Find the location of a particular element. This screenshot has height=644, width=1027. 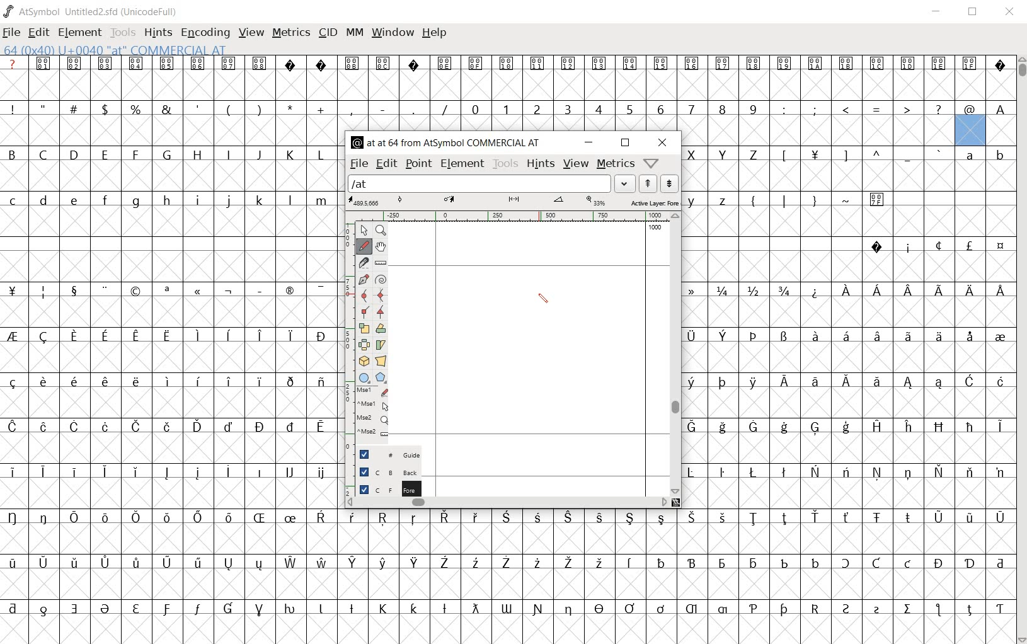

glyph info is located at coordinates (448, 141).